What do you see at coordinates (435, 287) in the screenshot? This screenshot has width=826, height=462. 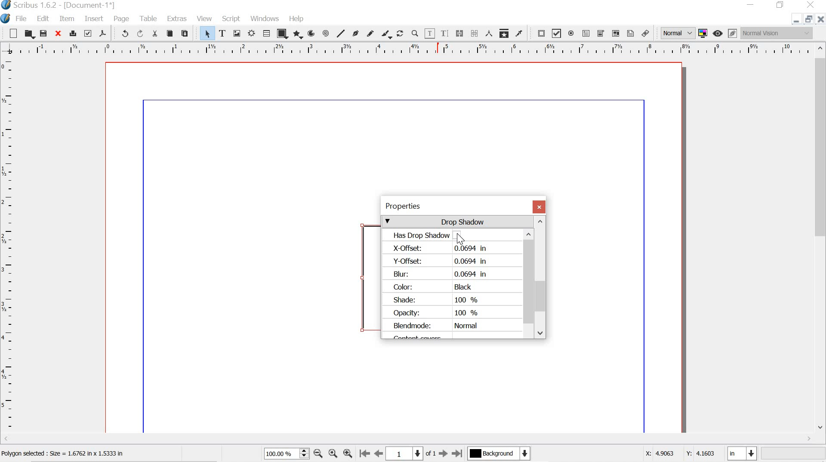 I see `Color: Black` at bounding box center [435, 287].